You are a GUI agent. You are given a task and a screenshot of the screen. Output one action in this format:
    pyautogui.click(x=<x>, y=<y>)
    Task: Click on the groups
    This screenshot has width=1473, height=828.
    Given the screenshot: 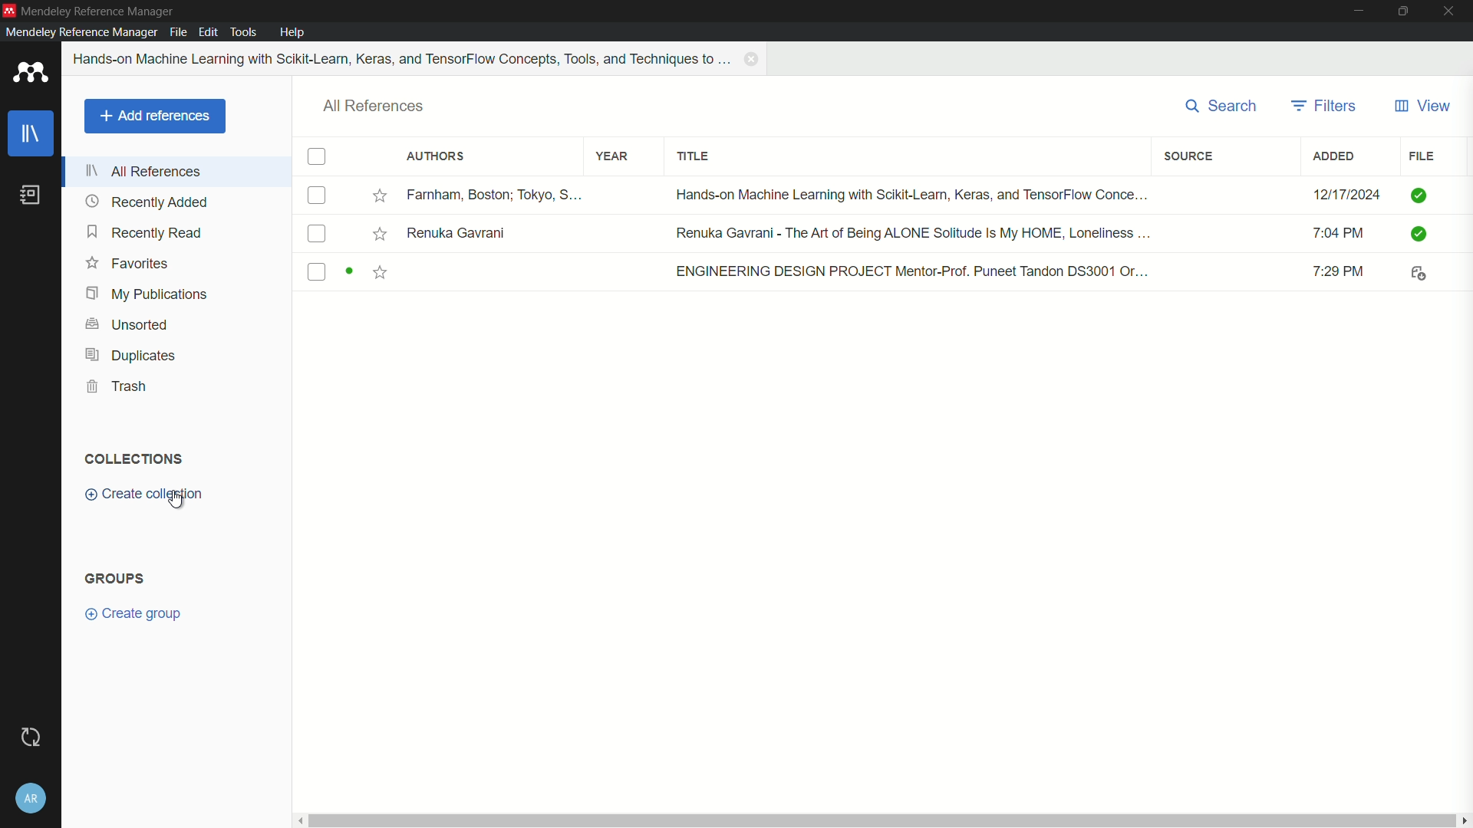 What is the action you would take?
    pyautogui.click(x=117, y=577)
    